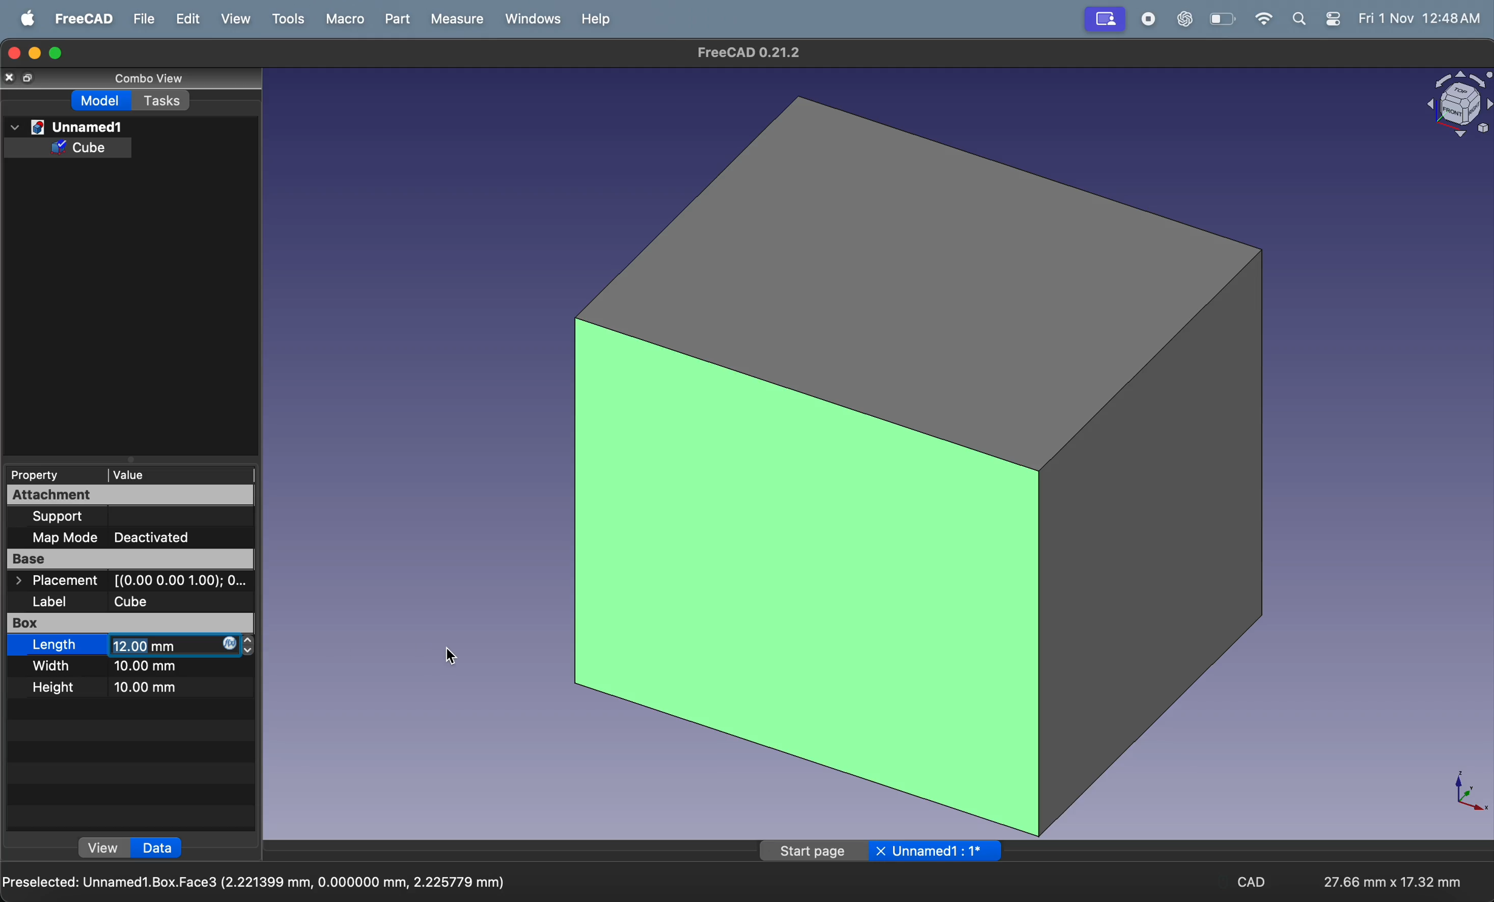  What do you see at coordinates (79, 18) in the screenshot?
I see `freecad` at bounding box center [79, 18].